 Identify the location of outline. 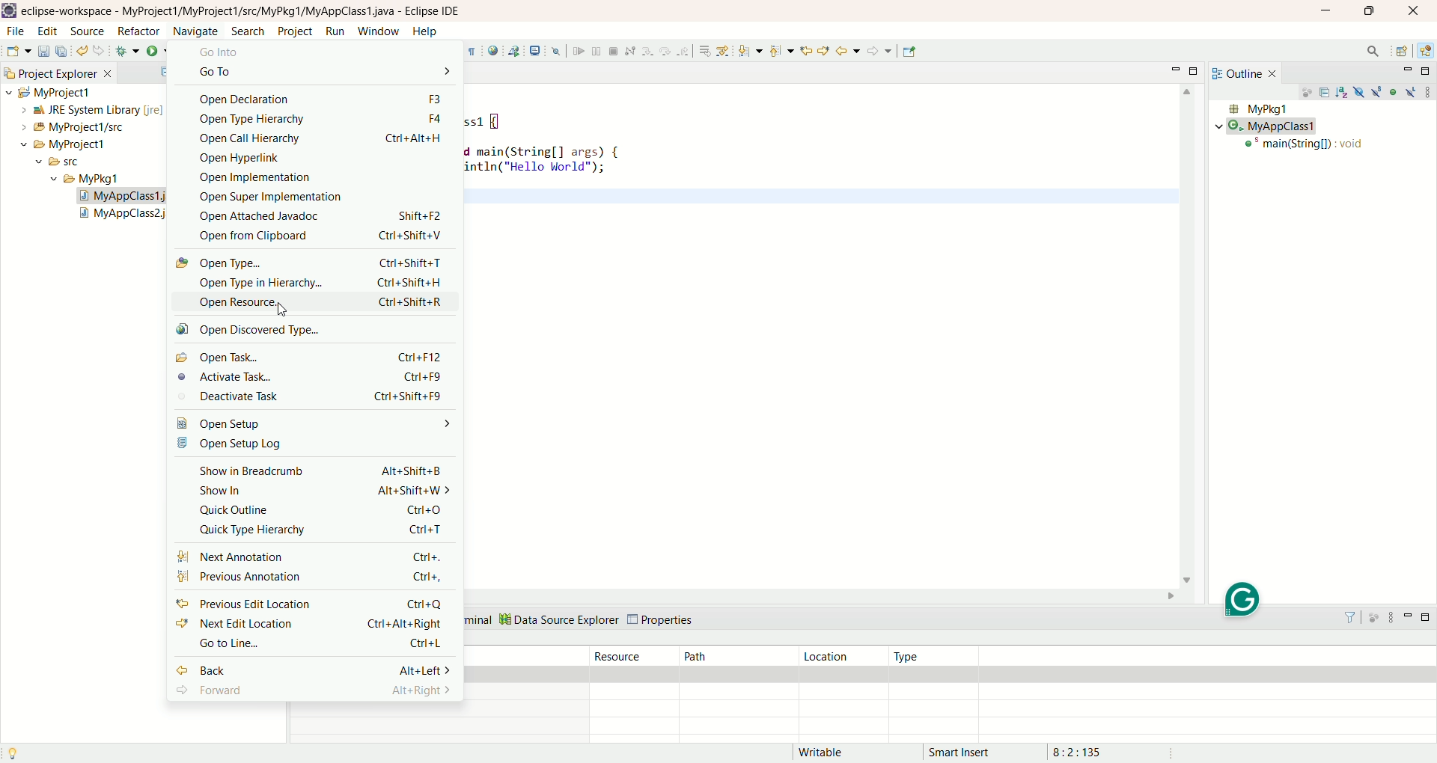
(1248, 73).